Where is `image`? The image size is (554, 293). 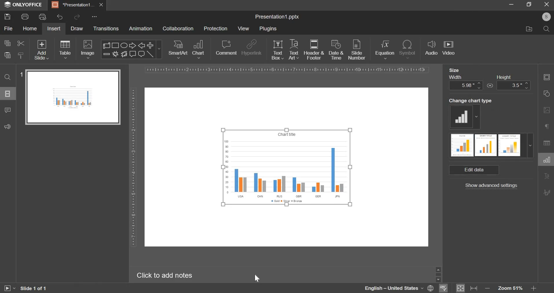 image is located at coordinates (88, 49).